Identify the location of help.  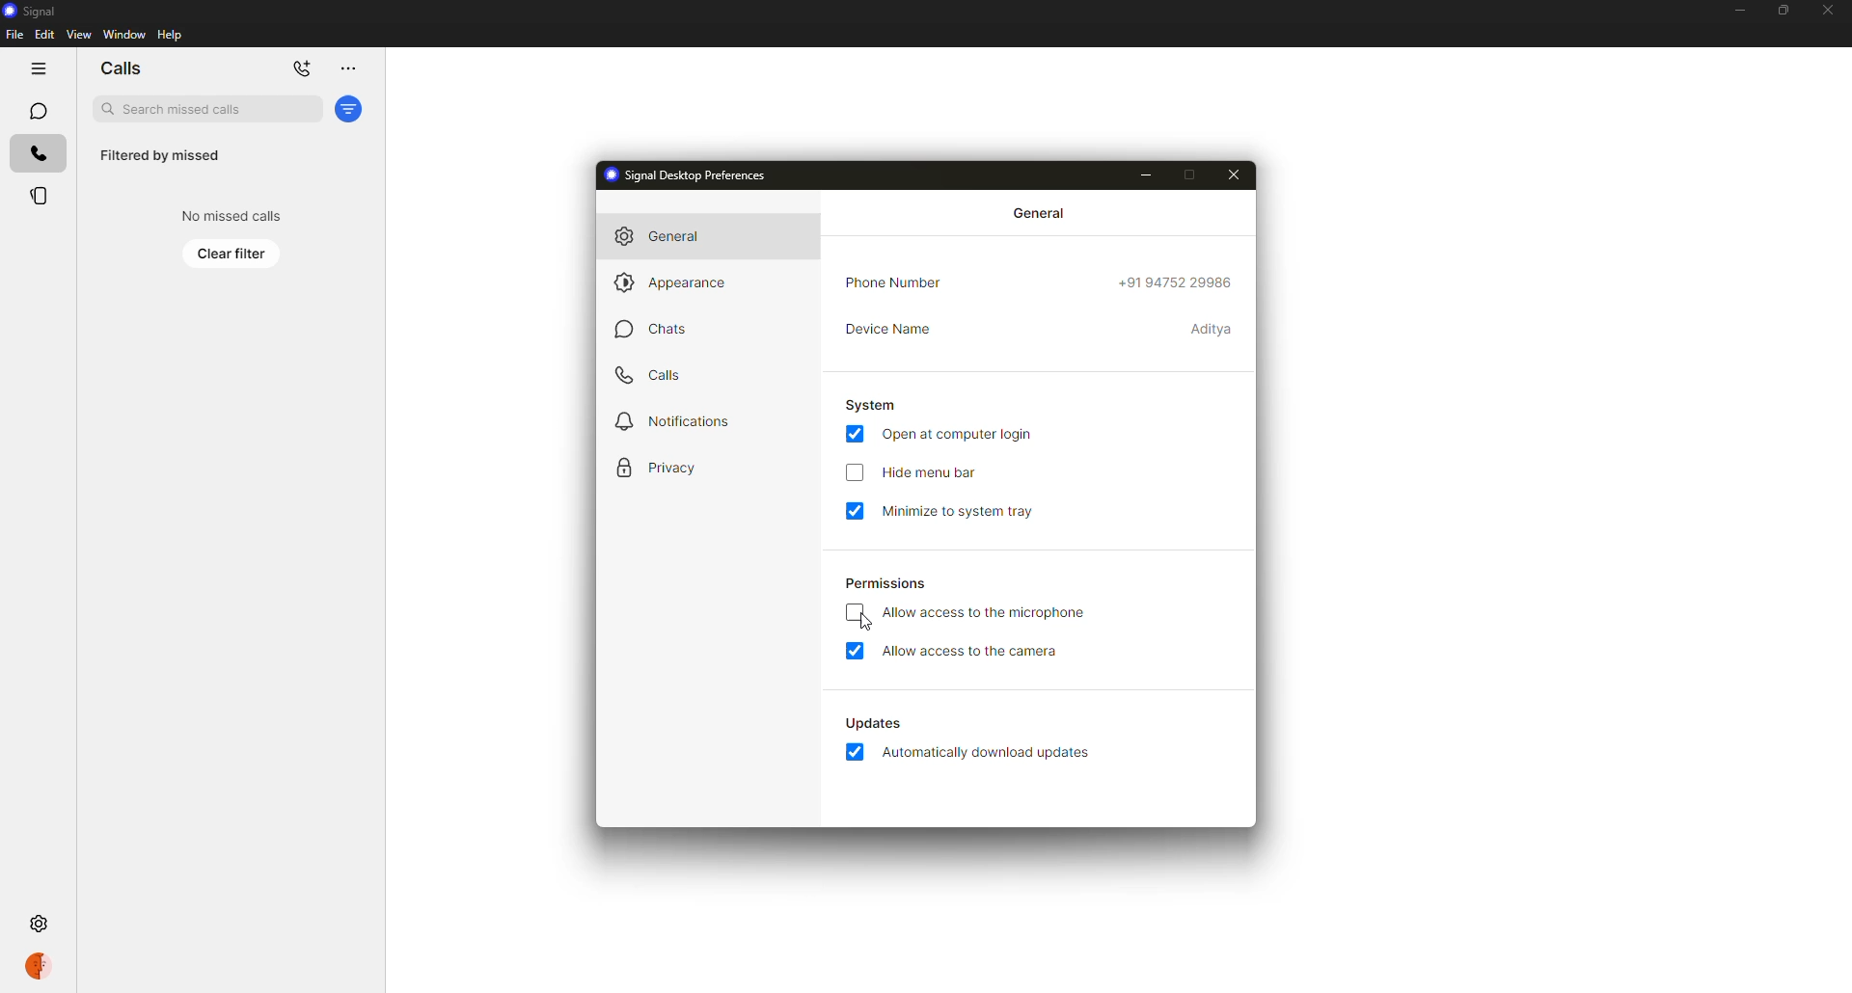
(170, 35).